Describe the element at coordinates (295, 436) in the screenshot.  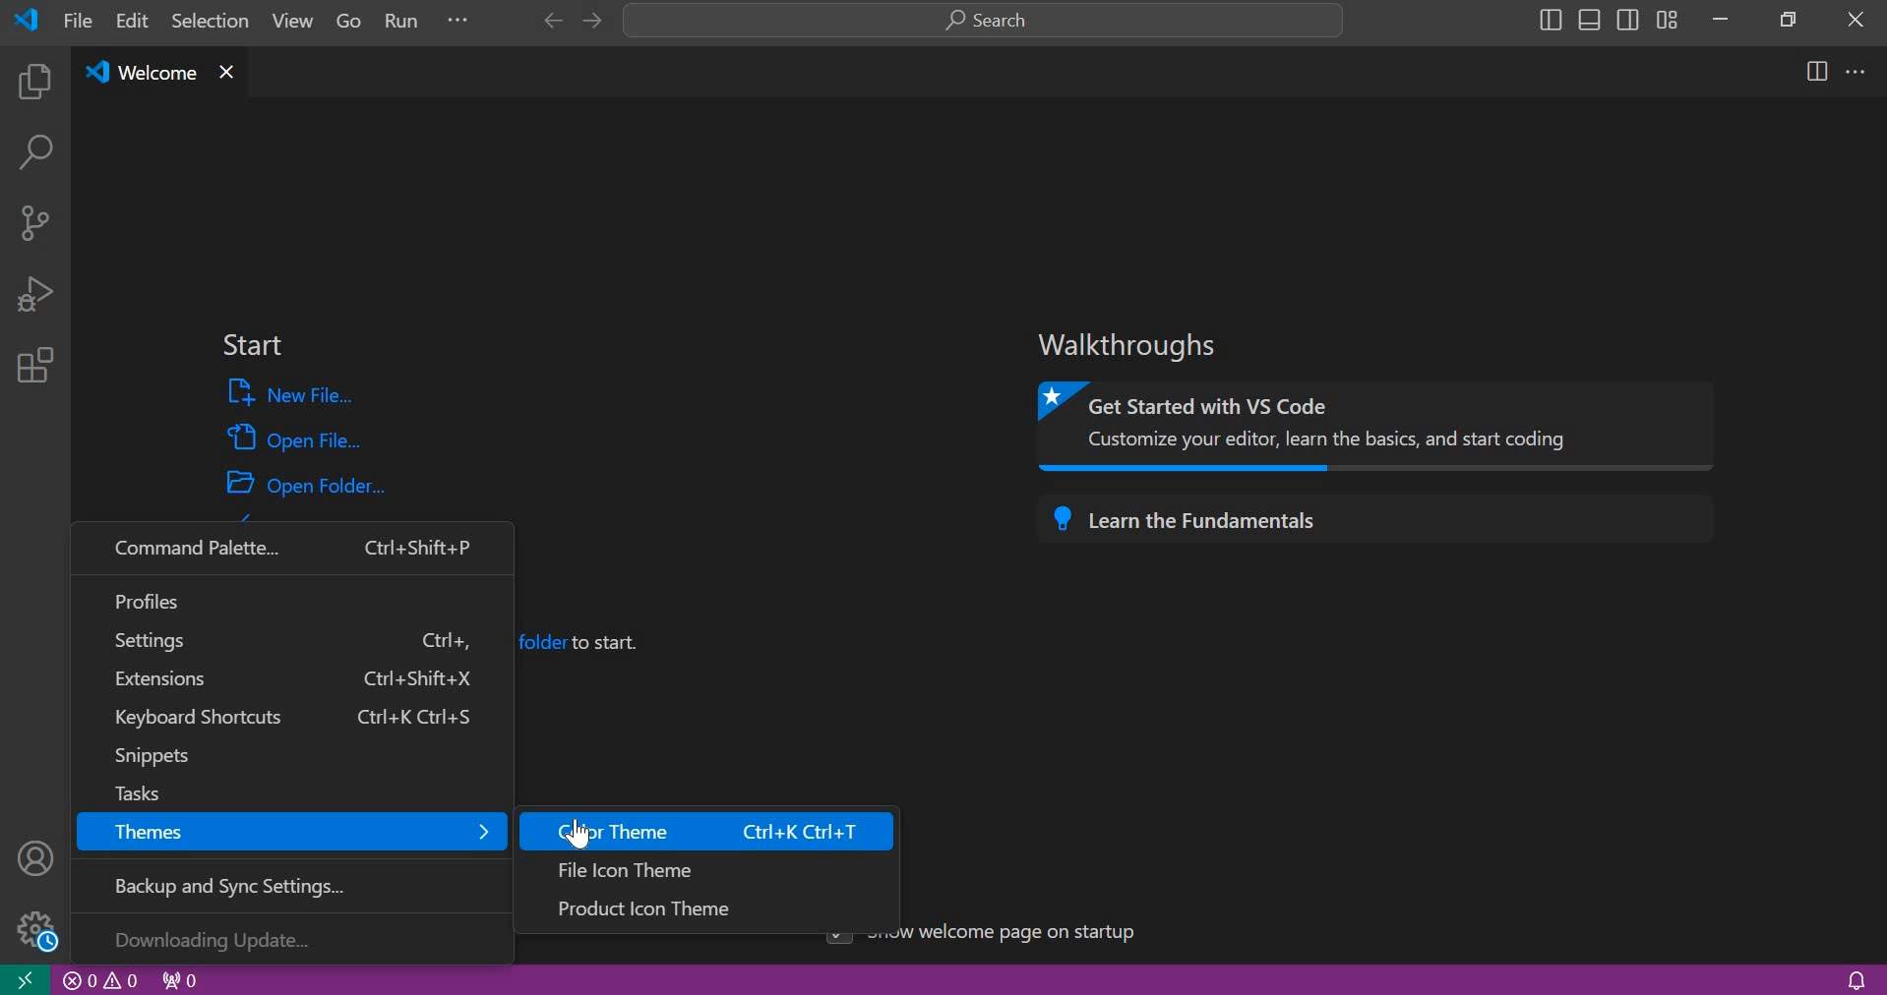
I see `open file` at that location.